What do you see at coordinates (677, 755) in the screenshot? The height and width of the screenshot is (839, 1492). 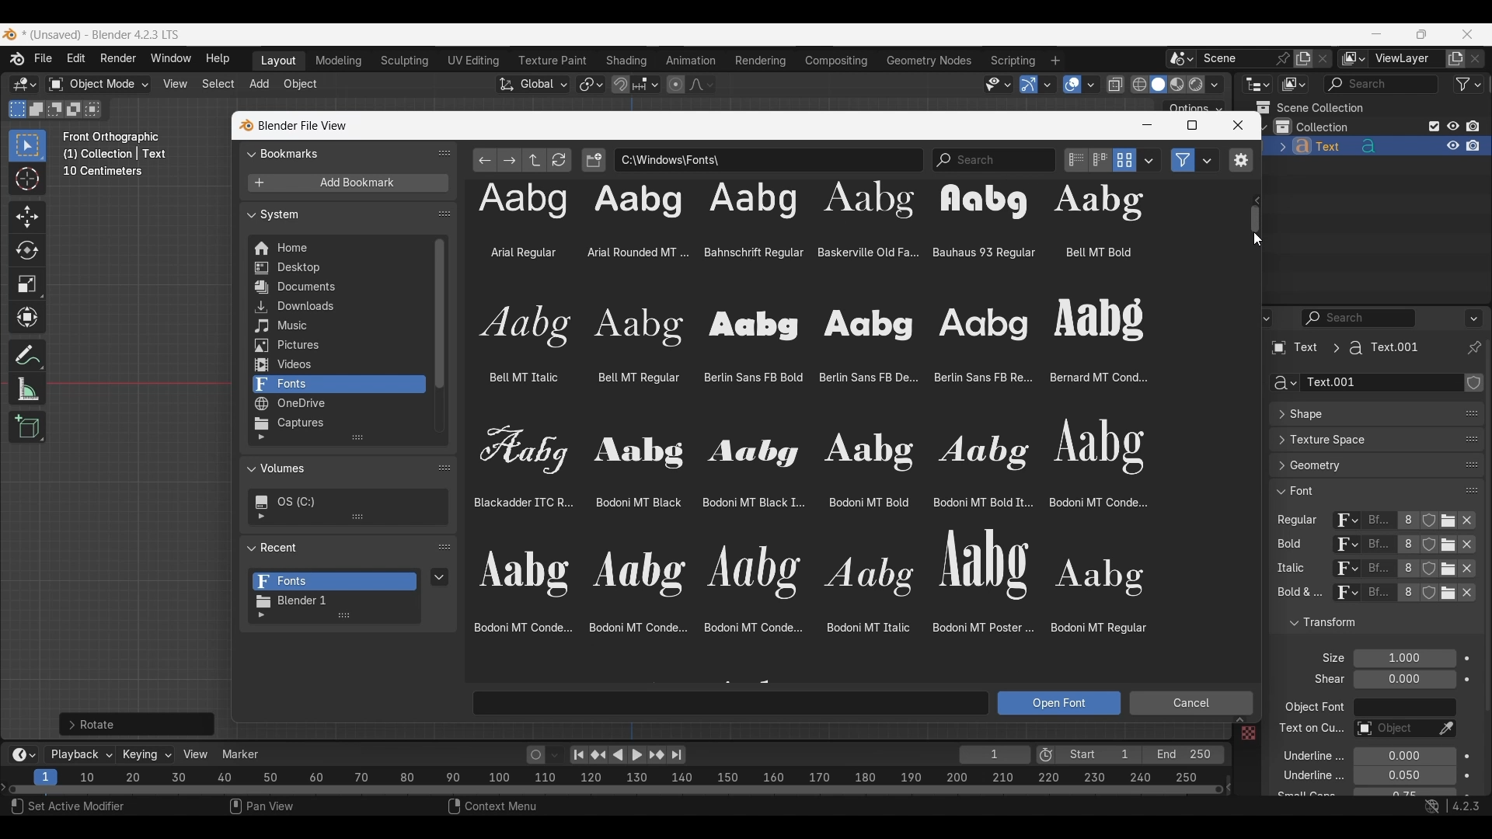 I see `Jump to end point` at bounding box center [677, 755].